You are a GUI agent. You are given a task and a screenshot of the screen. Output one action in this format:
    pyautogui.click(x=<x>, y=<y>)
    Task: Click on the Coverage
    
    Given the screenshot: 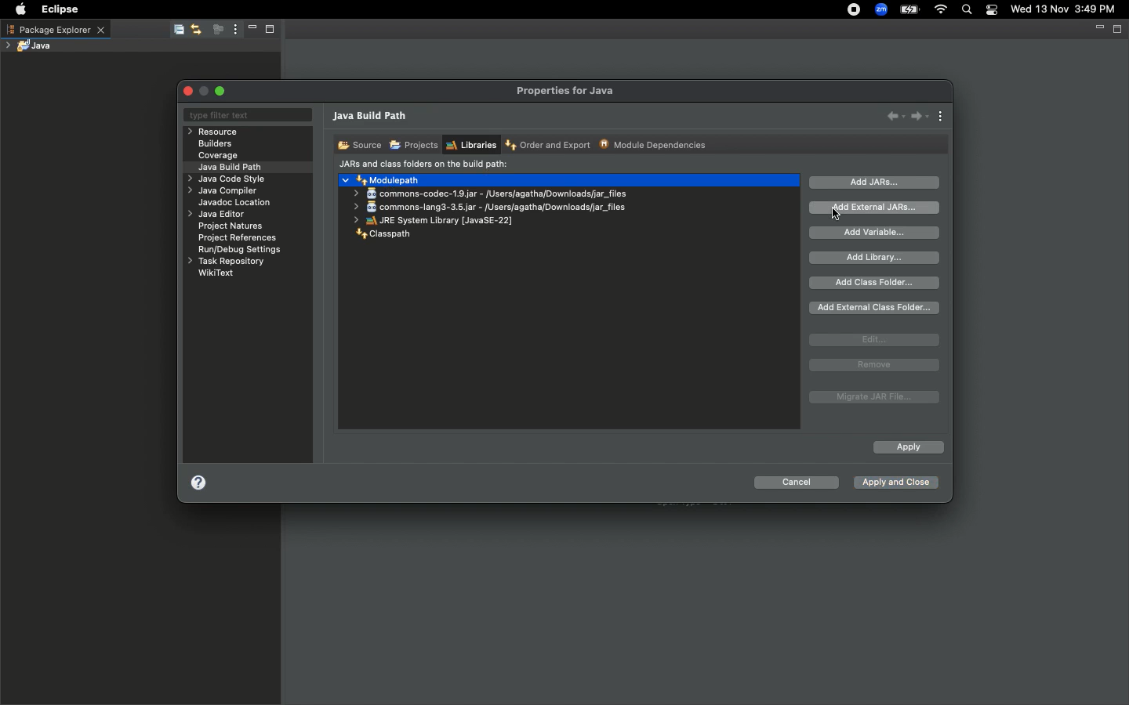 What is the action you would take?
    pyautogui.click(x=219, y=156)
    